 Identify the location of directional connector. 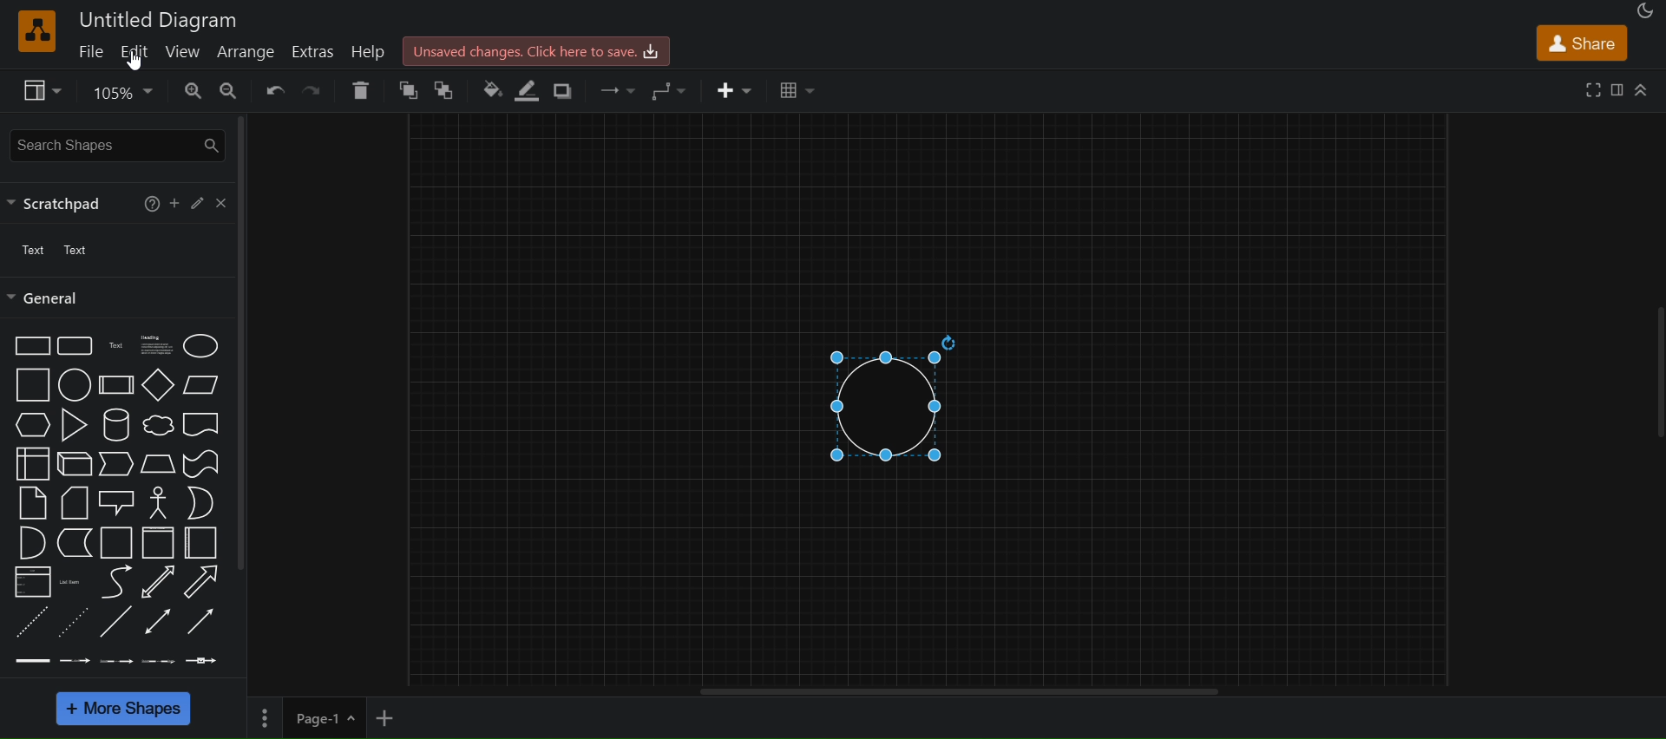
(201, 622).